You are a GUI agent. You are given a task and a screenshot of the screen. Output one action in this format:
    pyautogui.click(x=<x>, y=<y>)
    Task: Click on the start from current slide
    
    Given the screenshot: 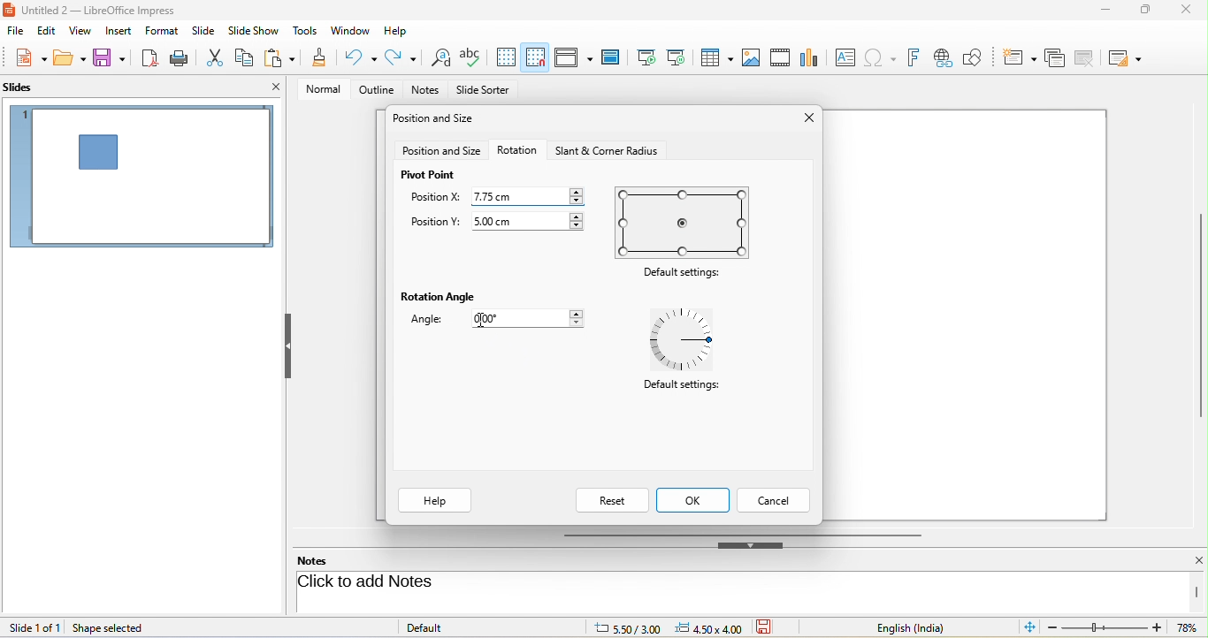 What is the action you would take?
    pyautogui.click(x=681, y=57)
    